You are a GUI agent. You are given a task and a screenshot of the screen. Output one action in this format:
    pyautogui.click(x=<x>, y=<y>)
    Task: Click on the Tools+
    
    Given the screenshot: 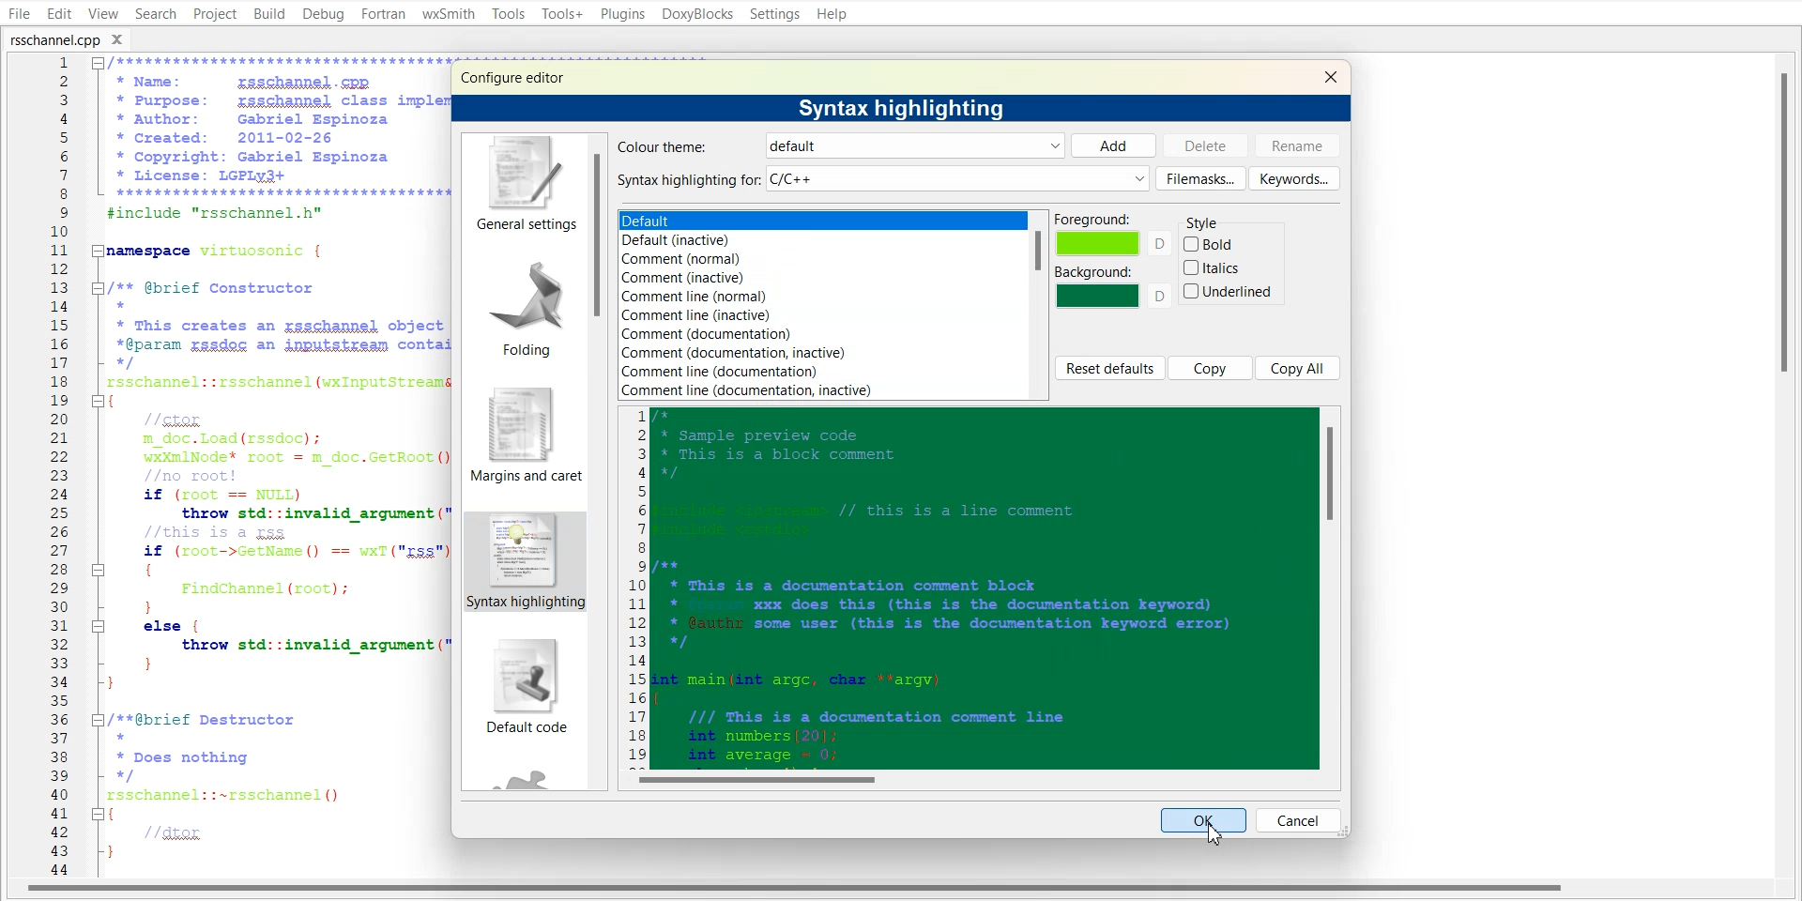 What is the action you would take?
    pyautogui.click(x=560, y=13)
    